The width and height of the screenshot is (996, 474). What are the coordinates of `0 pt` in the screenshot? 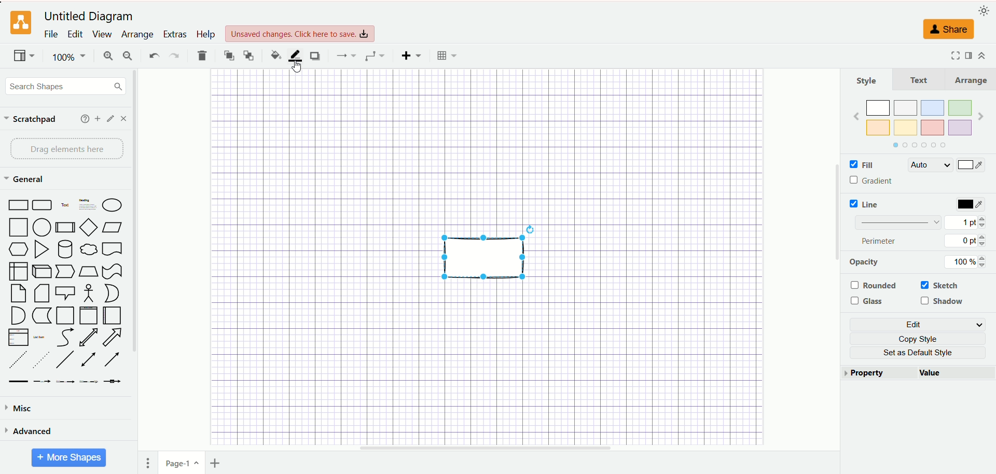 It's located at (966, 240).